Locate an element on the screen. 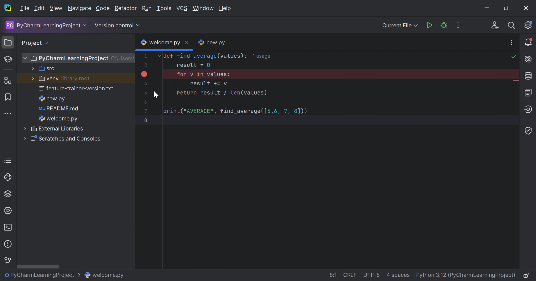 The width and height of the screenshot is (536, 281). PyCharm icon is located at coordinates (8, 9).